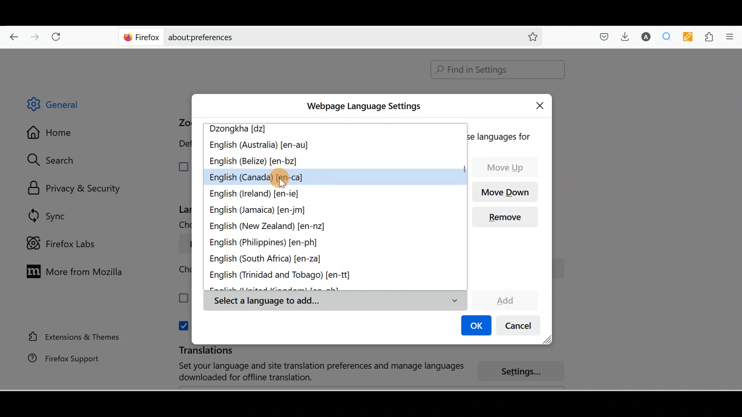 This screenshot has width=742, height=417. Describe the element at coordinates (475, 326) in the screenshot. I see `OK` at that location.